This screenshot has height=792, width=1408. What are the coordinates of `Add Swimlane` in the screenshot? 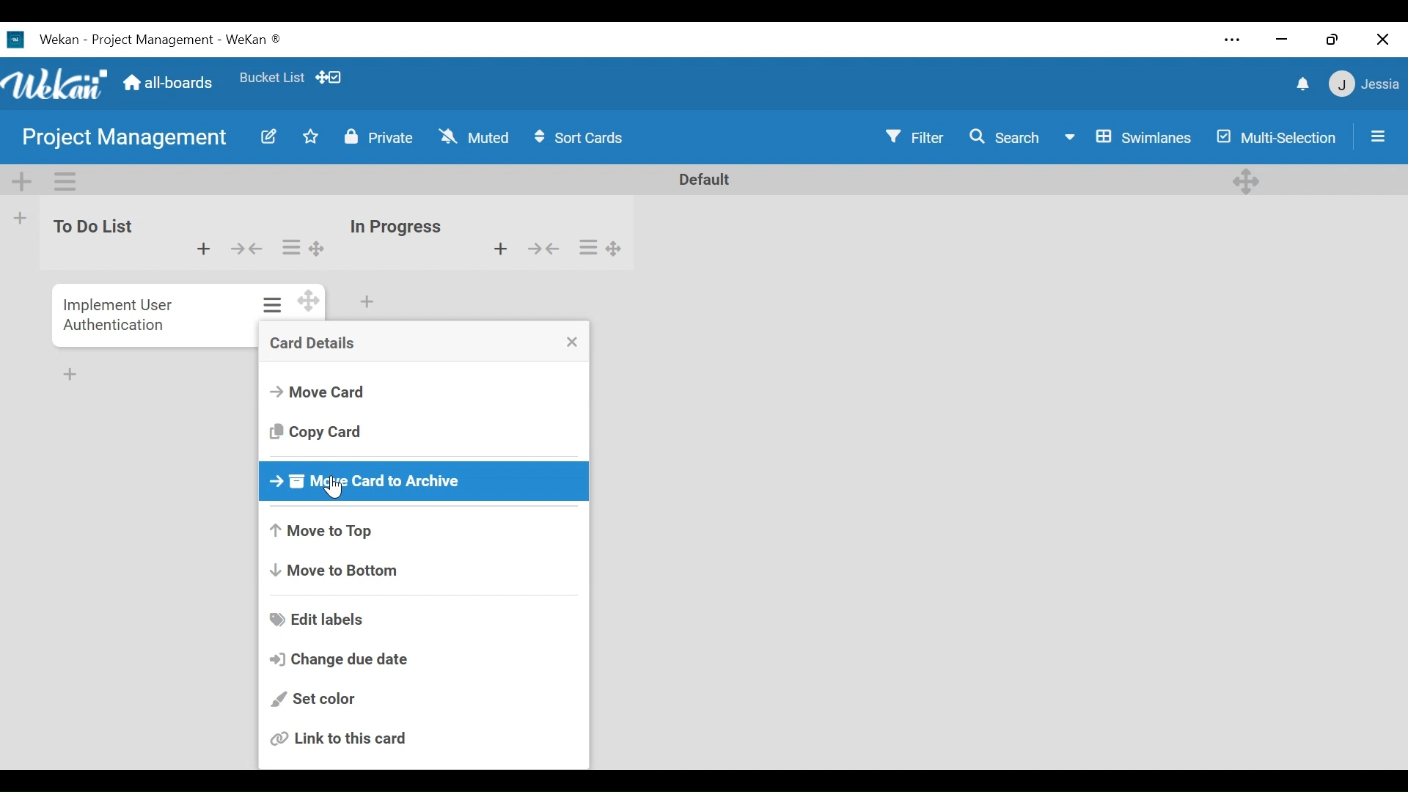 It's located at (23, 182).